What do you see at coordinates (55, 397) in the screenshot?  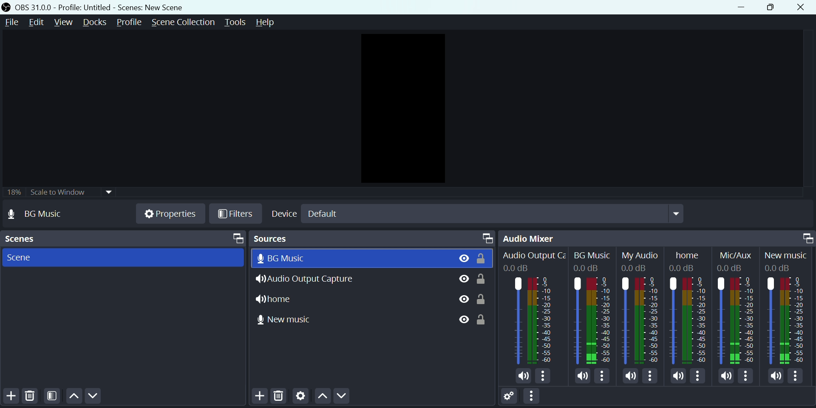 I see `Scene Filters` at bounding box center [55, 397].